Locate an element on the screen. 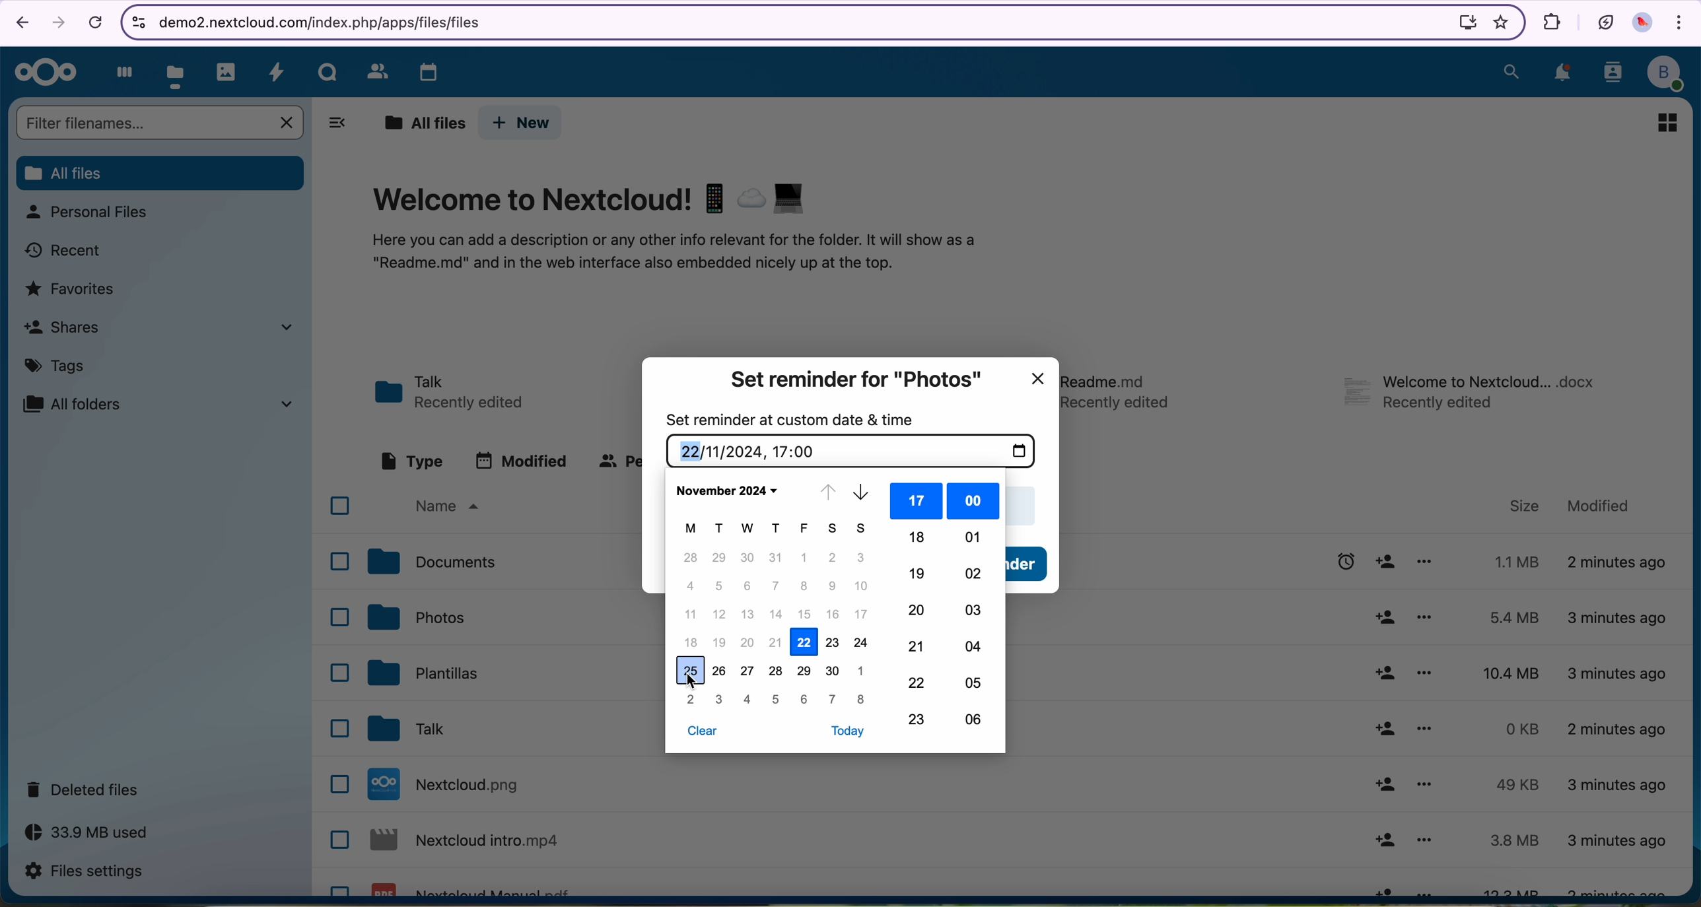 The width and height of the screenshot is (1701, 907). Nextcloud file is located at coordinates (469, 842).